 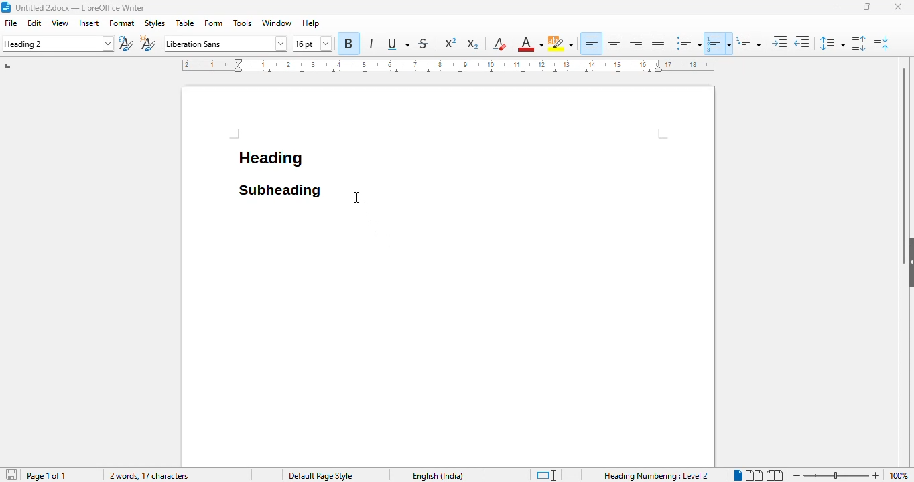 I want to click on click to save document, so click(x=11, y=474).